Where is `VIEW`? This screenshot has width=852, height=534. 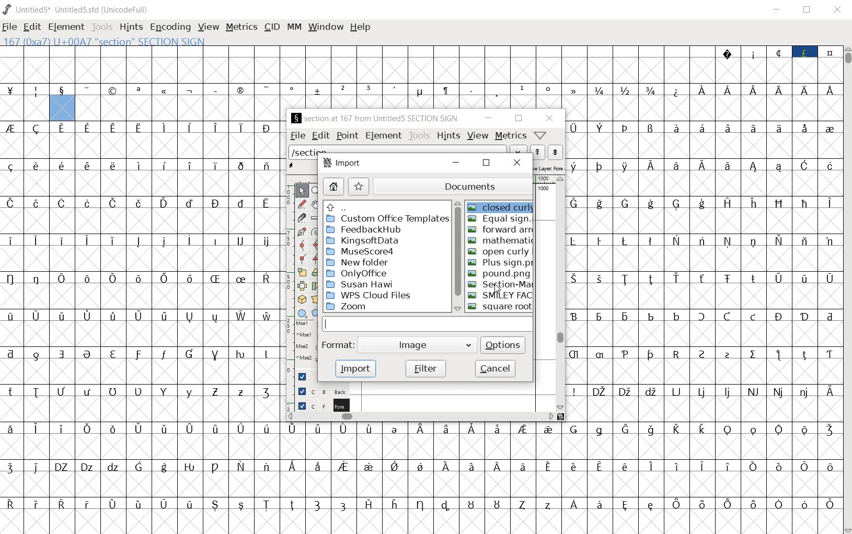 VIEW is located at coordinates (209, 28).